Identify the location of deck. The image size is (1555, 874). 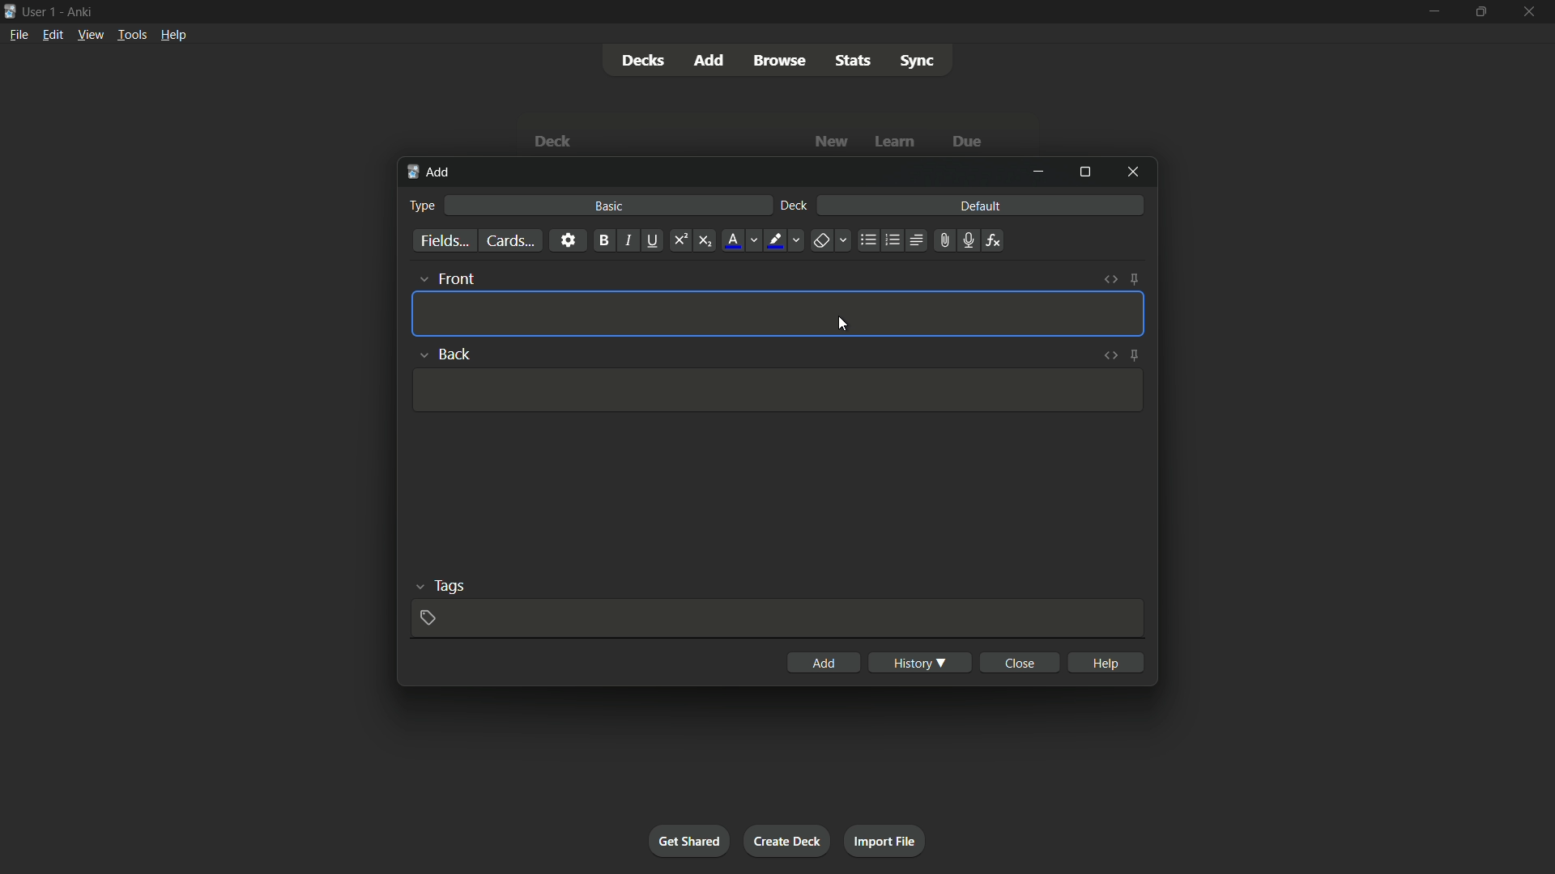
(795, 206).